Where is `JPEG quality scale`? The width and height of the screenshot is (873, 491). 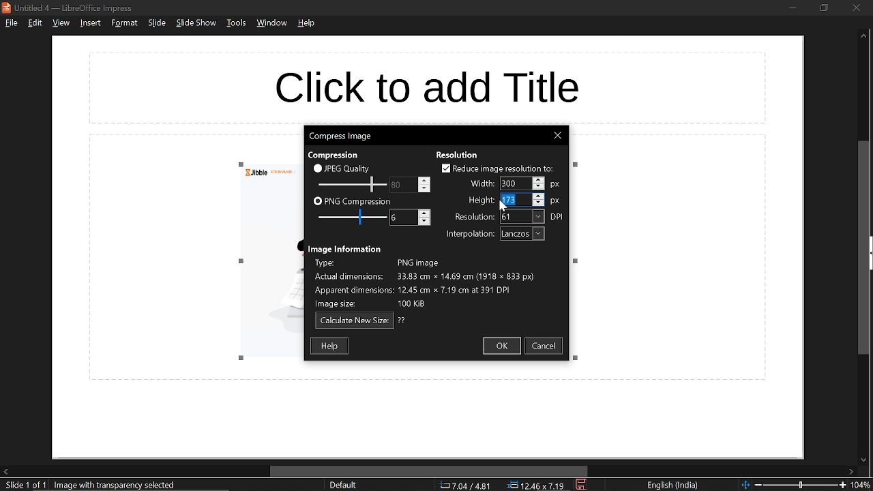
JPEG quality scale is located at coordinates (353, 183).